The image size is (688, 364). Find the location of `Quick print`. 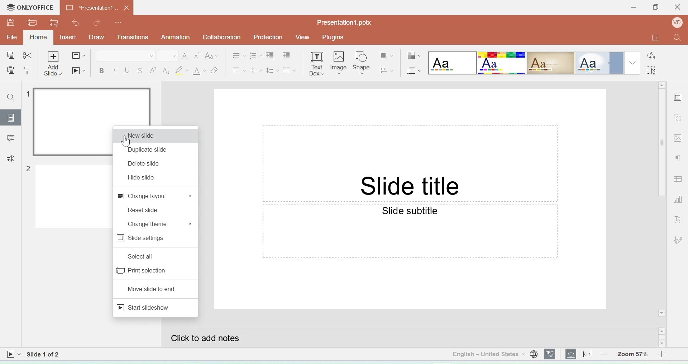

Quick print is located at coordinates (54, 23).